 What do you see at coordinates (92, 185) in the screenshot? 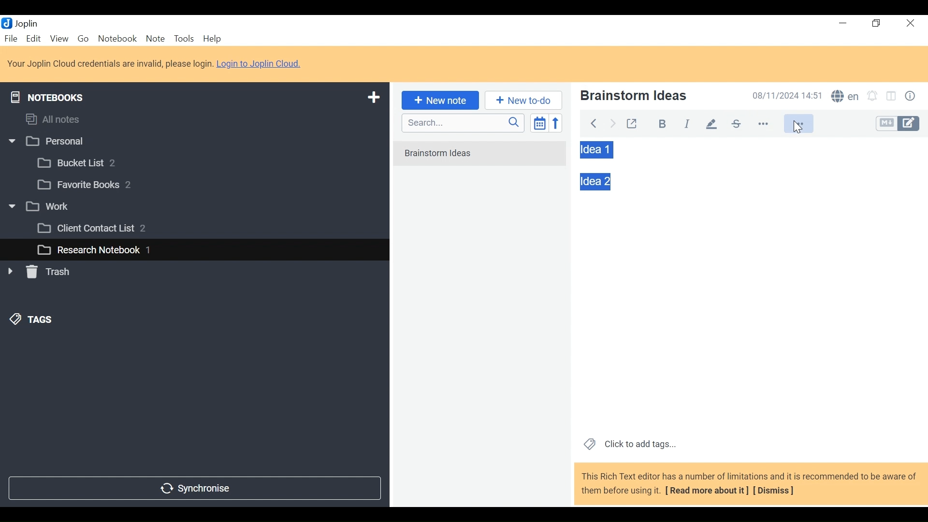
I see `[3 Favorite Books 2` at bounding box center [92, 185].